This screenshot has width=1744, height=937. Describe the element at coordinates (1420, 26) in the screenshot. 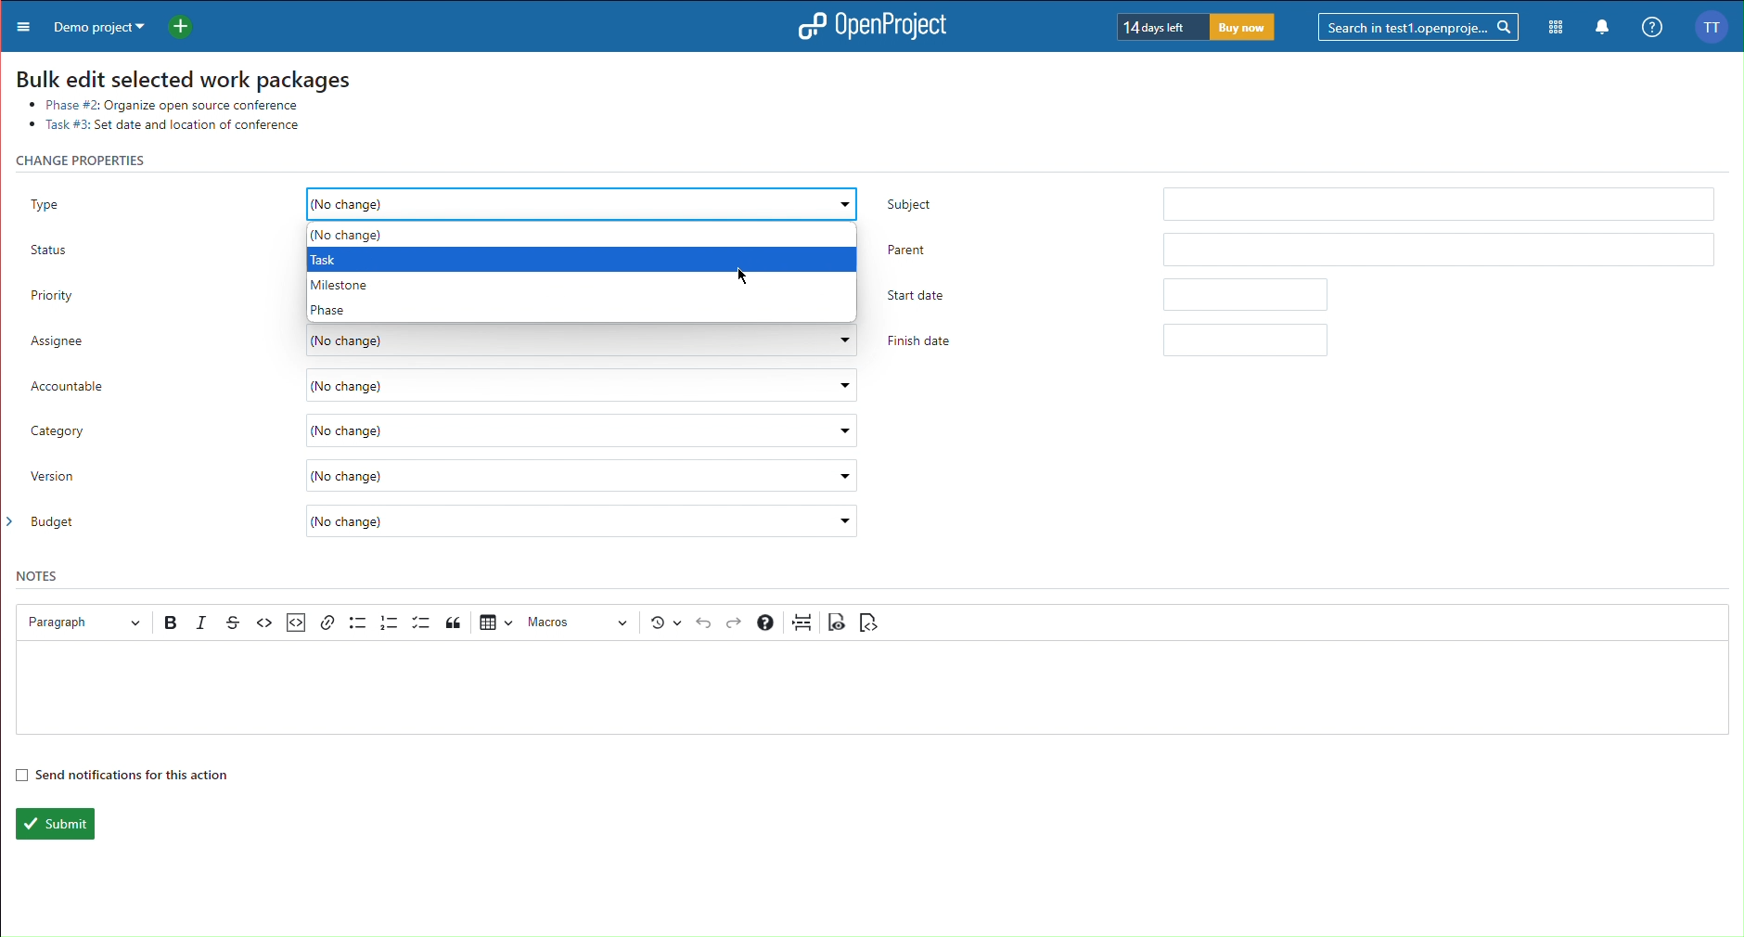

I see `Search bar` at that location.